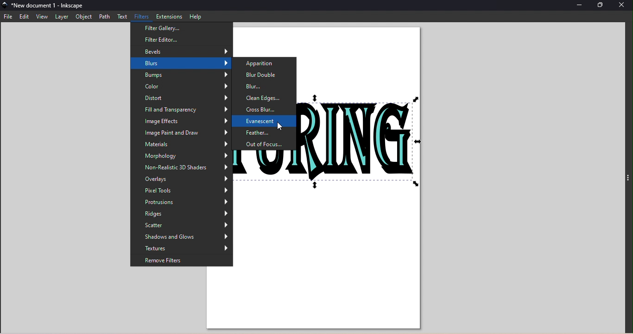 This screenshot has width=633, height=334. I want to click on Image effects, so click(184, 121).